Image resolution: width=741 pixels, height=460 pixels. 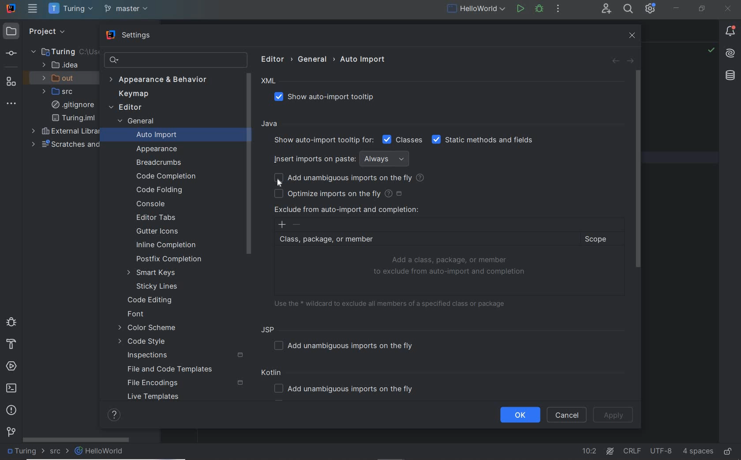 What do you see at coordinates (70, 9) in the screenshot?
I see `Turing(project name)` at bounding box center [70, 9].